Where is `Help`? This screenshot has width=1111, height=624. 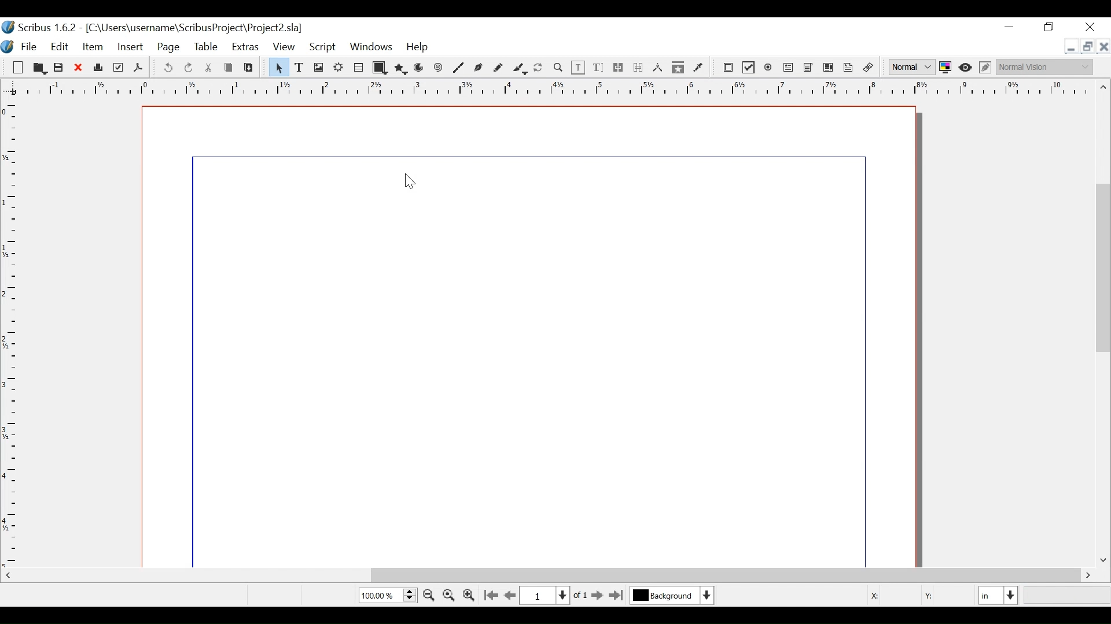 Help is located at coordinates (418, 49).